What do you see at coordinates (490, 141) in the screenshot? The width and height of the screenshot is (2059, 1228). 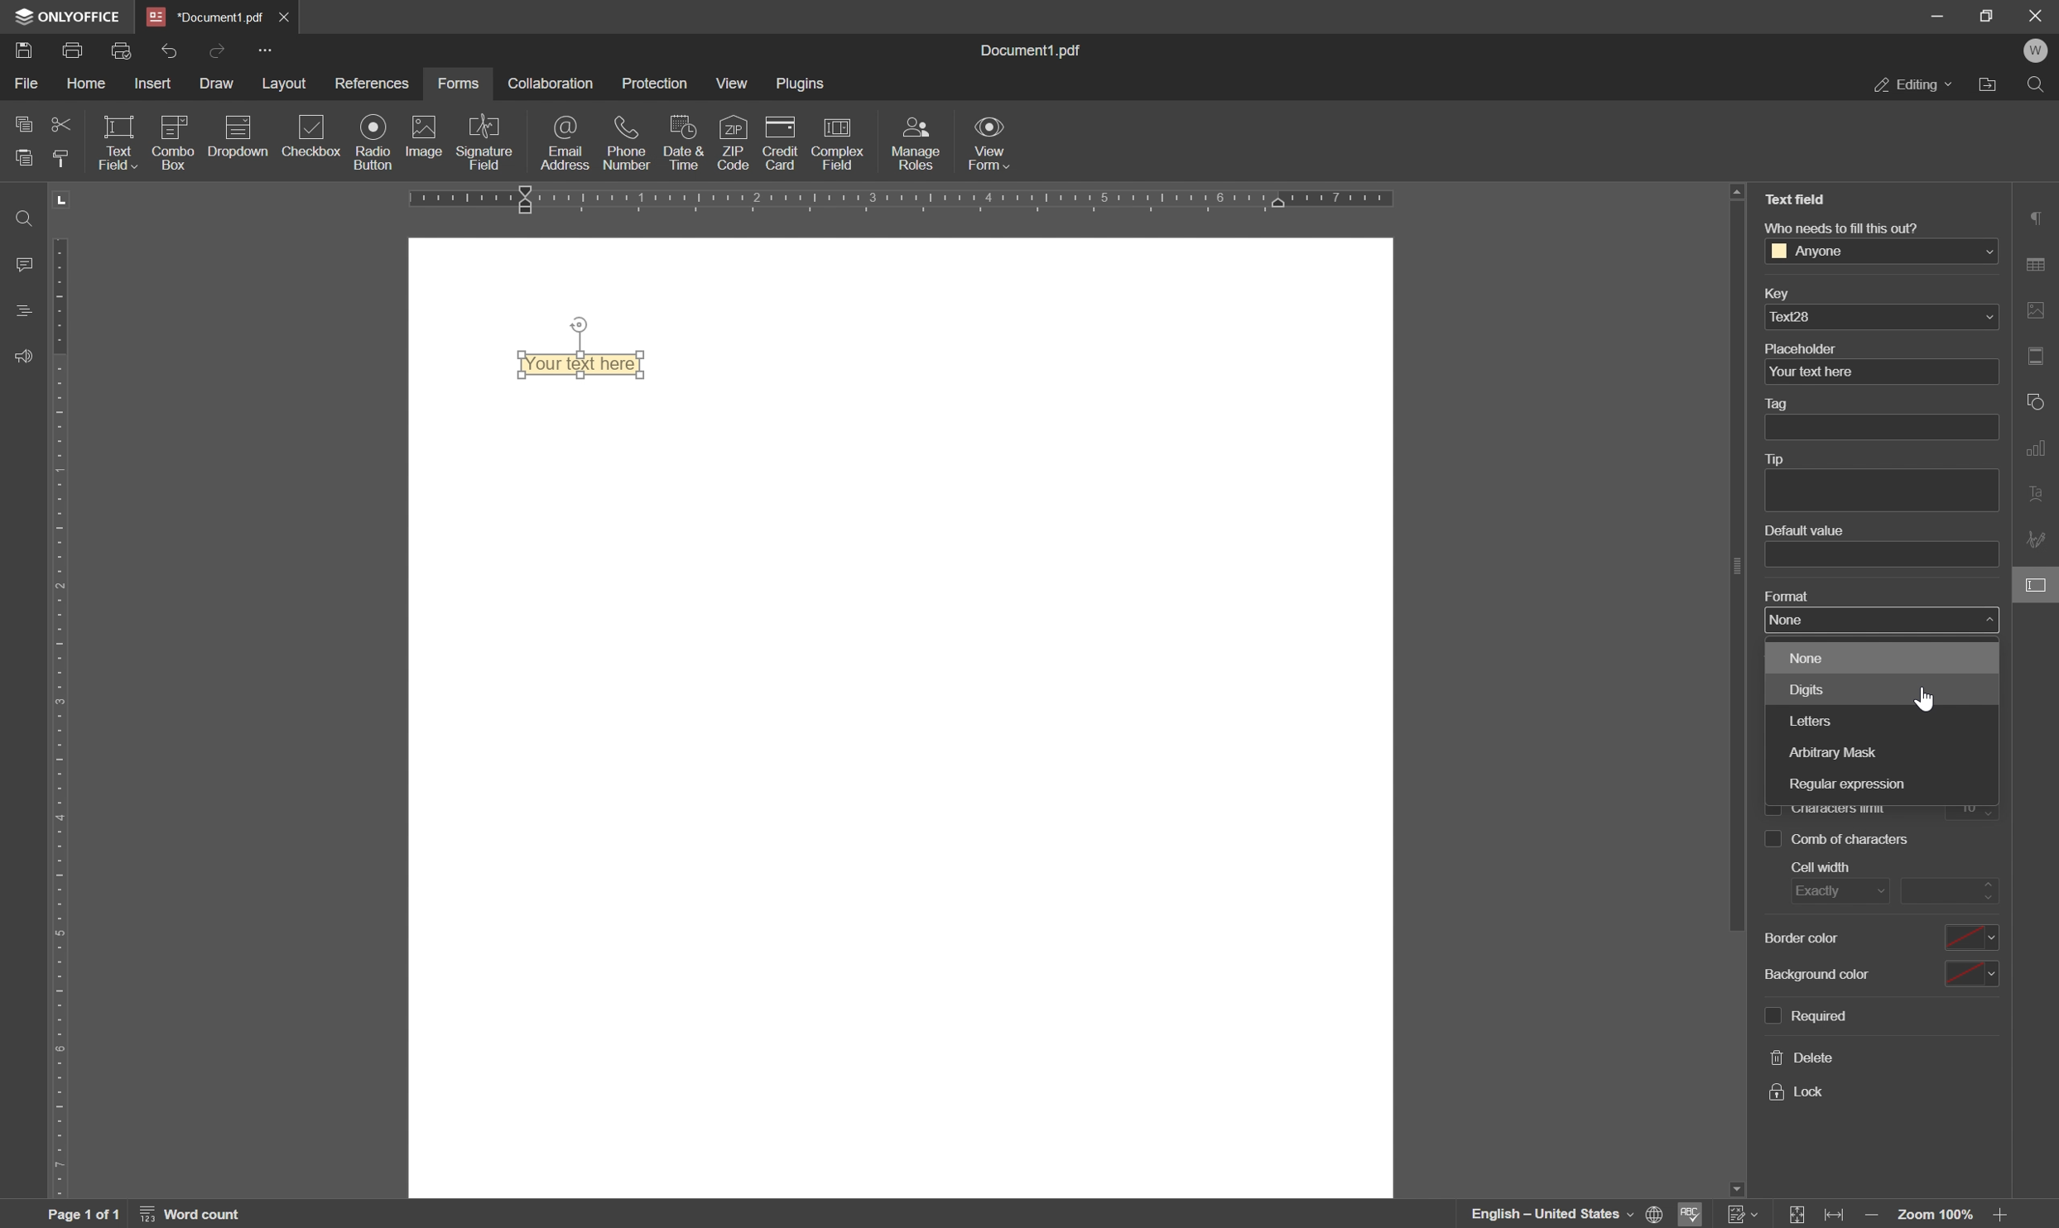 I see `signature field` at bounding box center [490, 141].